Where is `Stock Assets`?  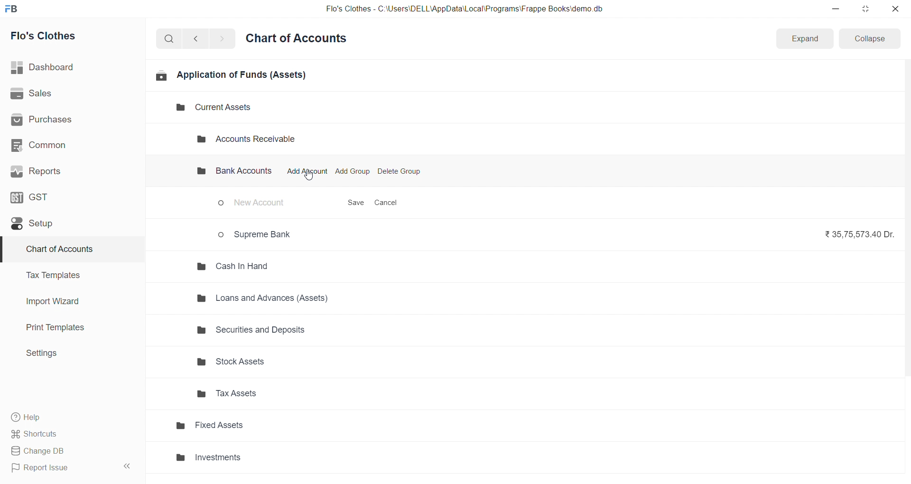
Stock Assets is located at coordinates (271, 362).